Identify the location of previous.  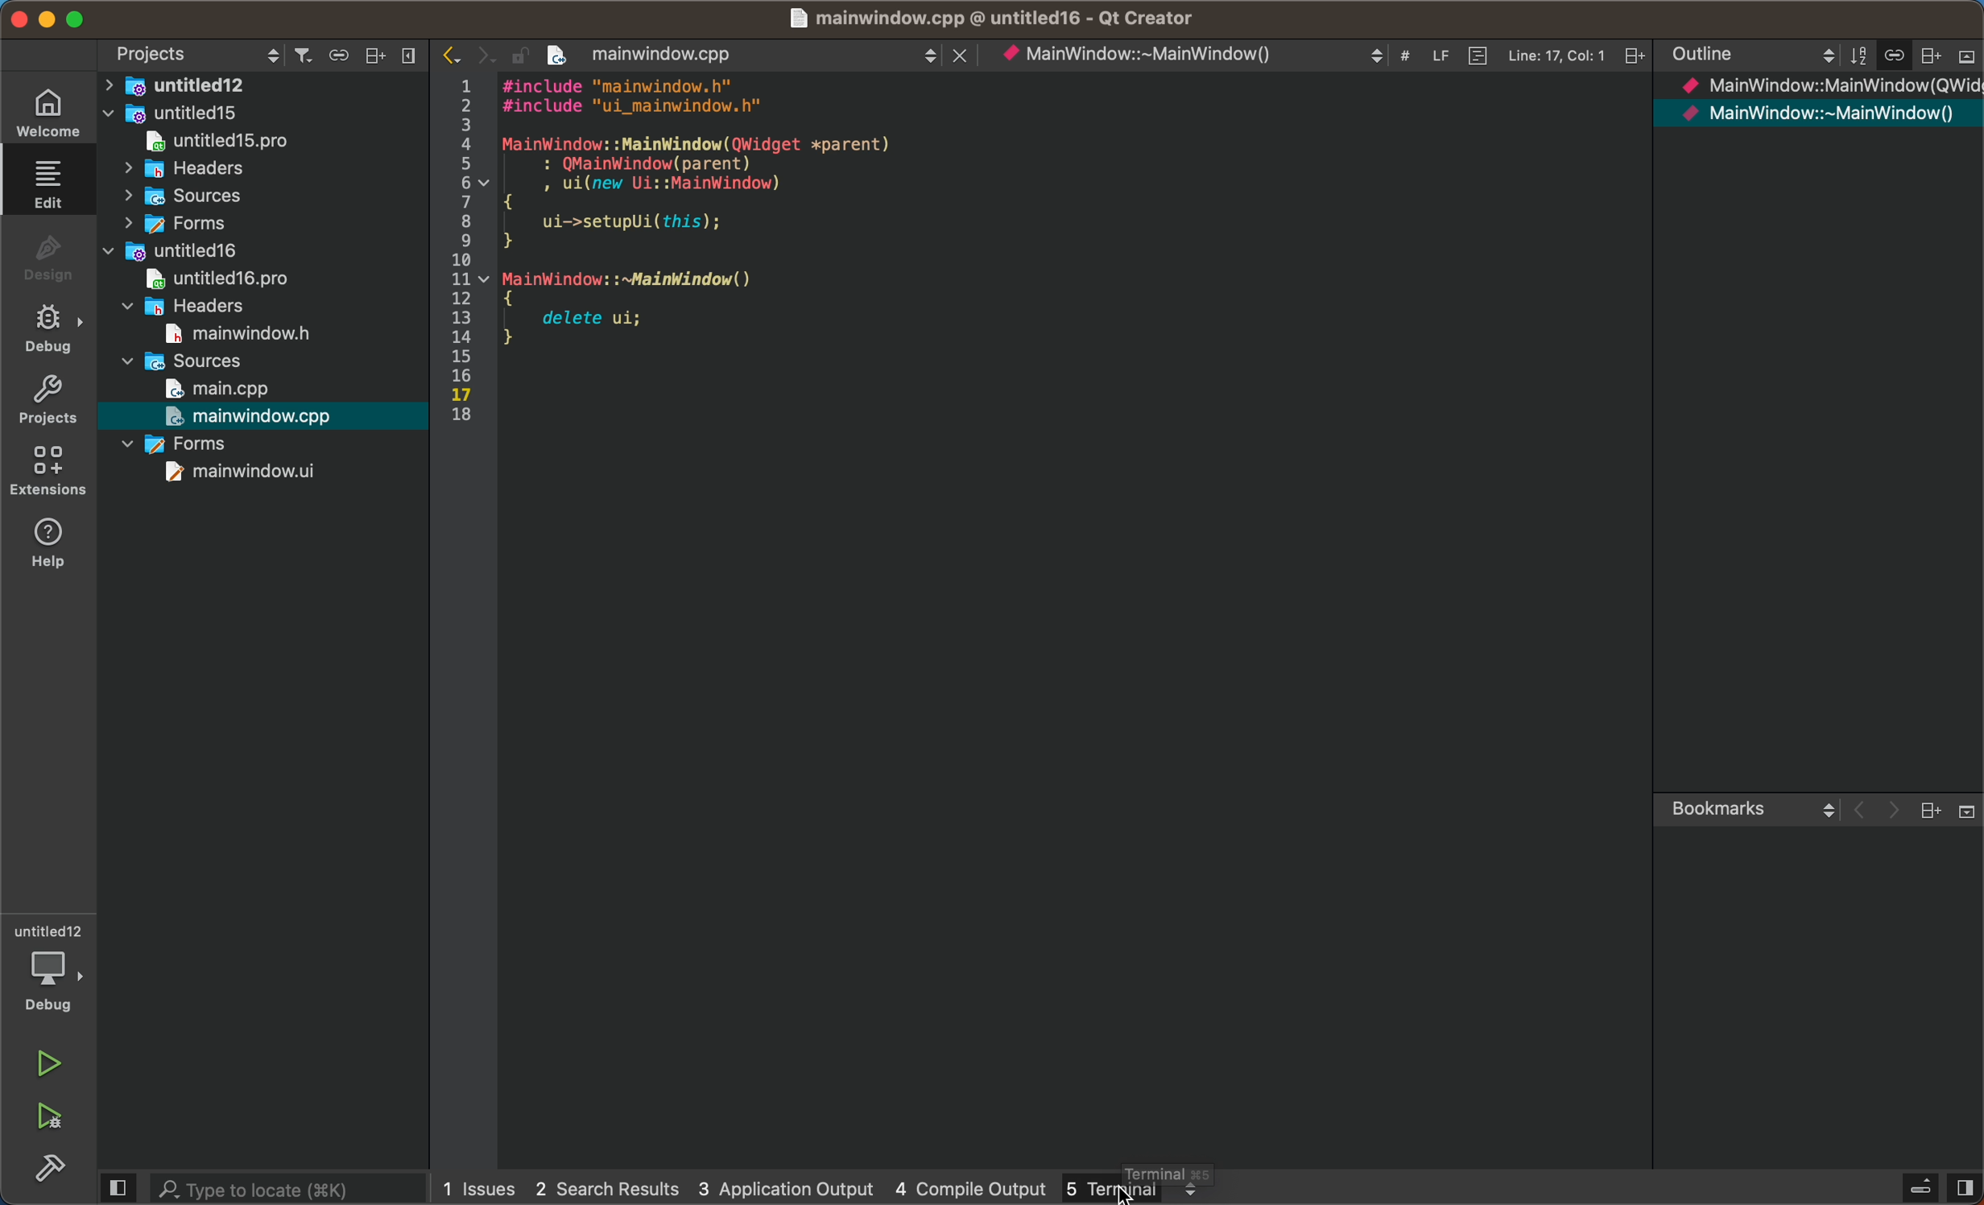
(448, 51).